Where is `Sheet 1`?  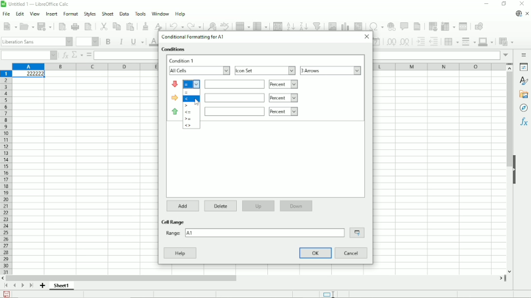
Sheet 1 is located at coordinates (62, 285).